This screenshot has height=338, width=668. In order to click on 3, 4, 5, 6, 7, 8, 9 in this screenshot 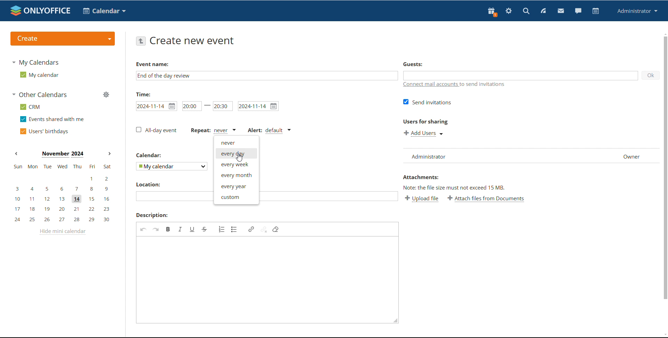, I will do `click(62, 188)`.